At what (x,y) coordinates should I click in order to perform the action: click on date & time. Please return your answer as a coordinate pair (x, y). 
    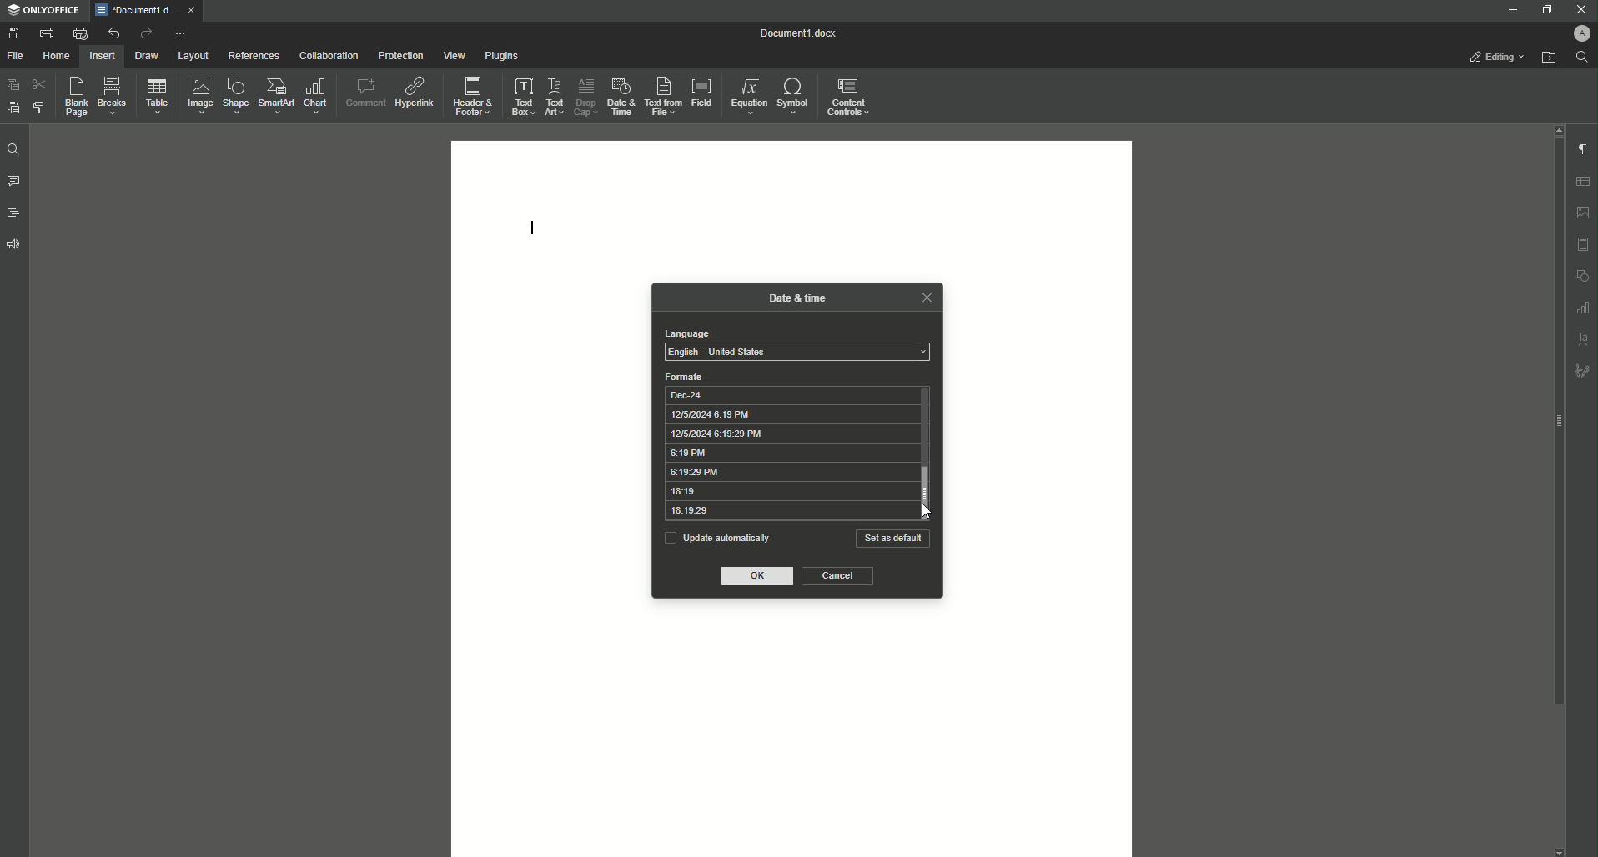
    Looking at the image, I should click on (798, 296).